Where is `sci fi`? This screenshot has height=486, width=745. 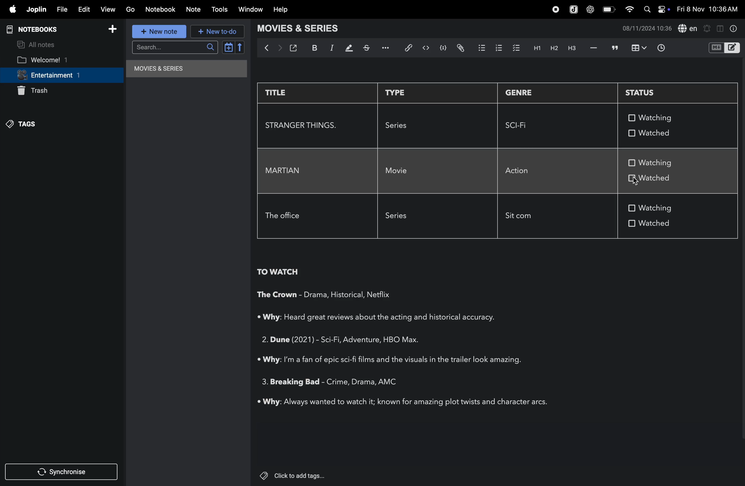 sci fi is located at coordinates (520, 126).